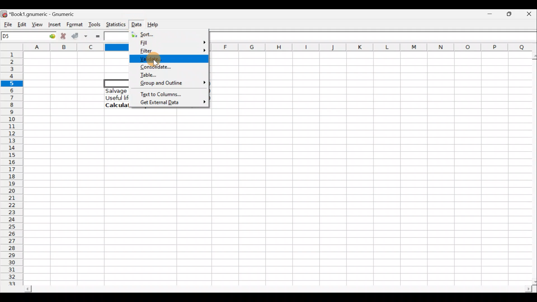 The width and height of the screenshot is (537, 302). I want to click on Text to columns, so click(167, 94).